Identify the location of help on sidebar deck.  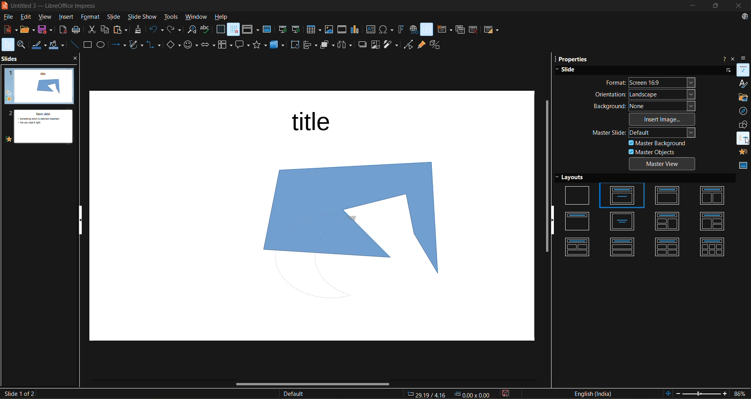
(722, 59).